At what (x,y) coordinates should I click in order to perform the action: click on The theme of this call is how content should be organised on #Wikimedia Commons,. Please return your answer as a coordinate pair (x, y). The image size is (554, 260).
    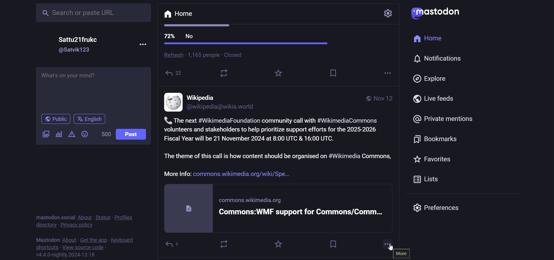
    Looking at the image, I should click on (281, 156).